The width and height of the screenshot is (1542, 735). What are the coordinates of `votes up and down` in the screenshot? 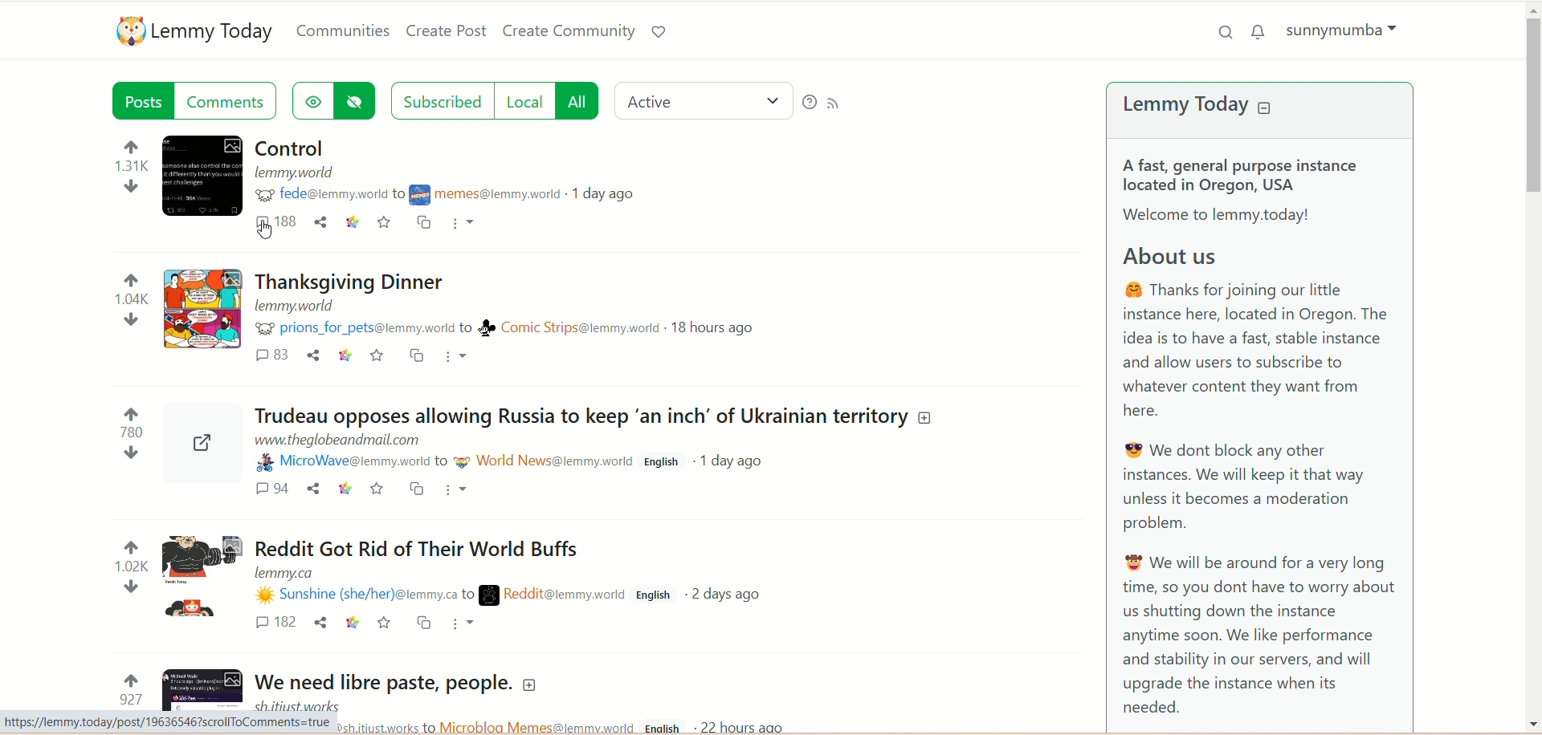 It's located at (118, 433).